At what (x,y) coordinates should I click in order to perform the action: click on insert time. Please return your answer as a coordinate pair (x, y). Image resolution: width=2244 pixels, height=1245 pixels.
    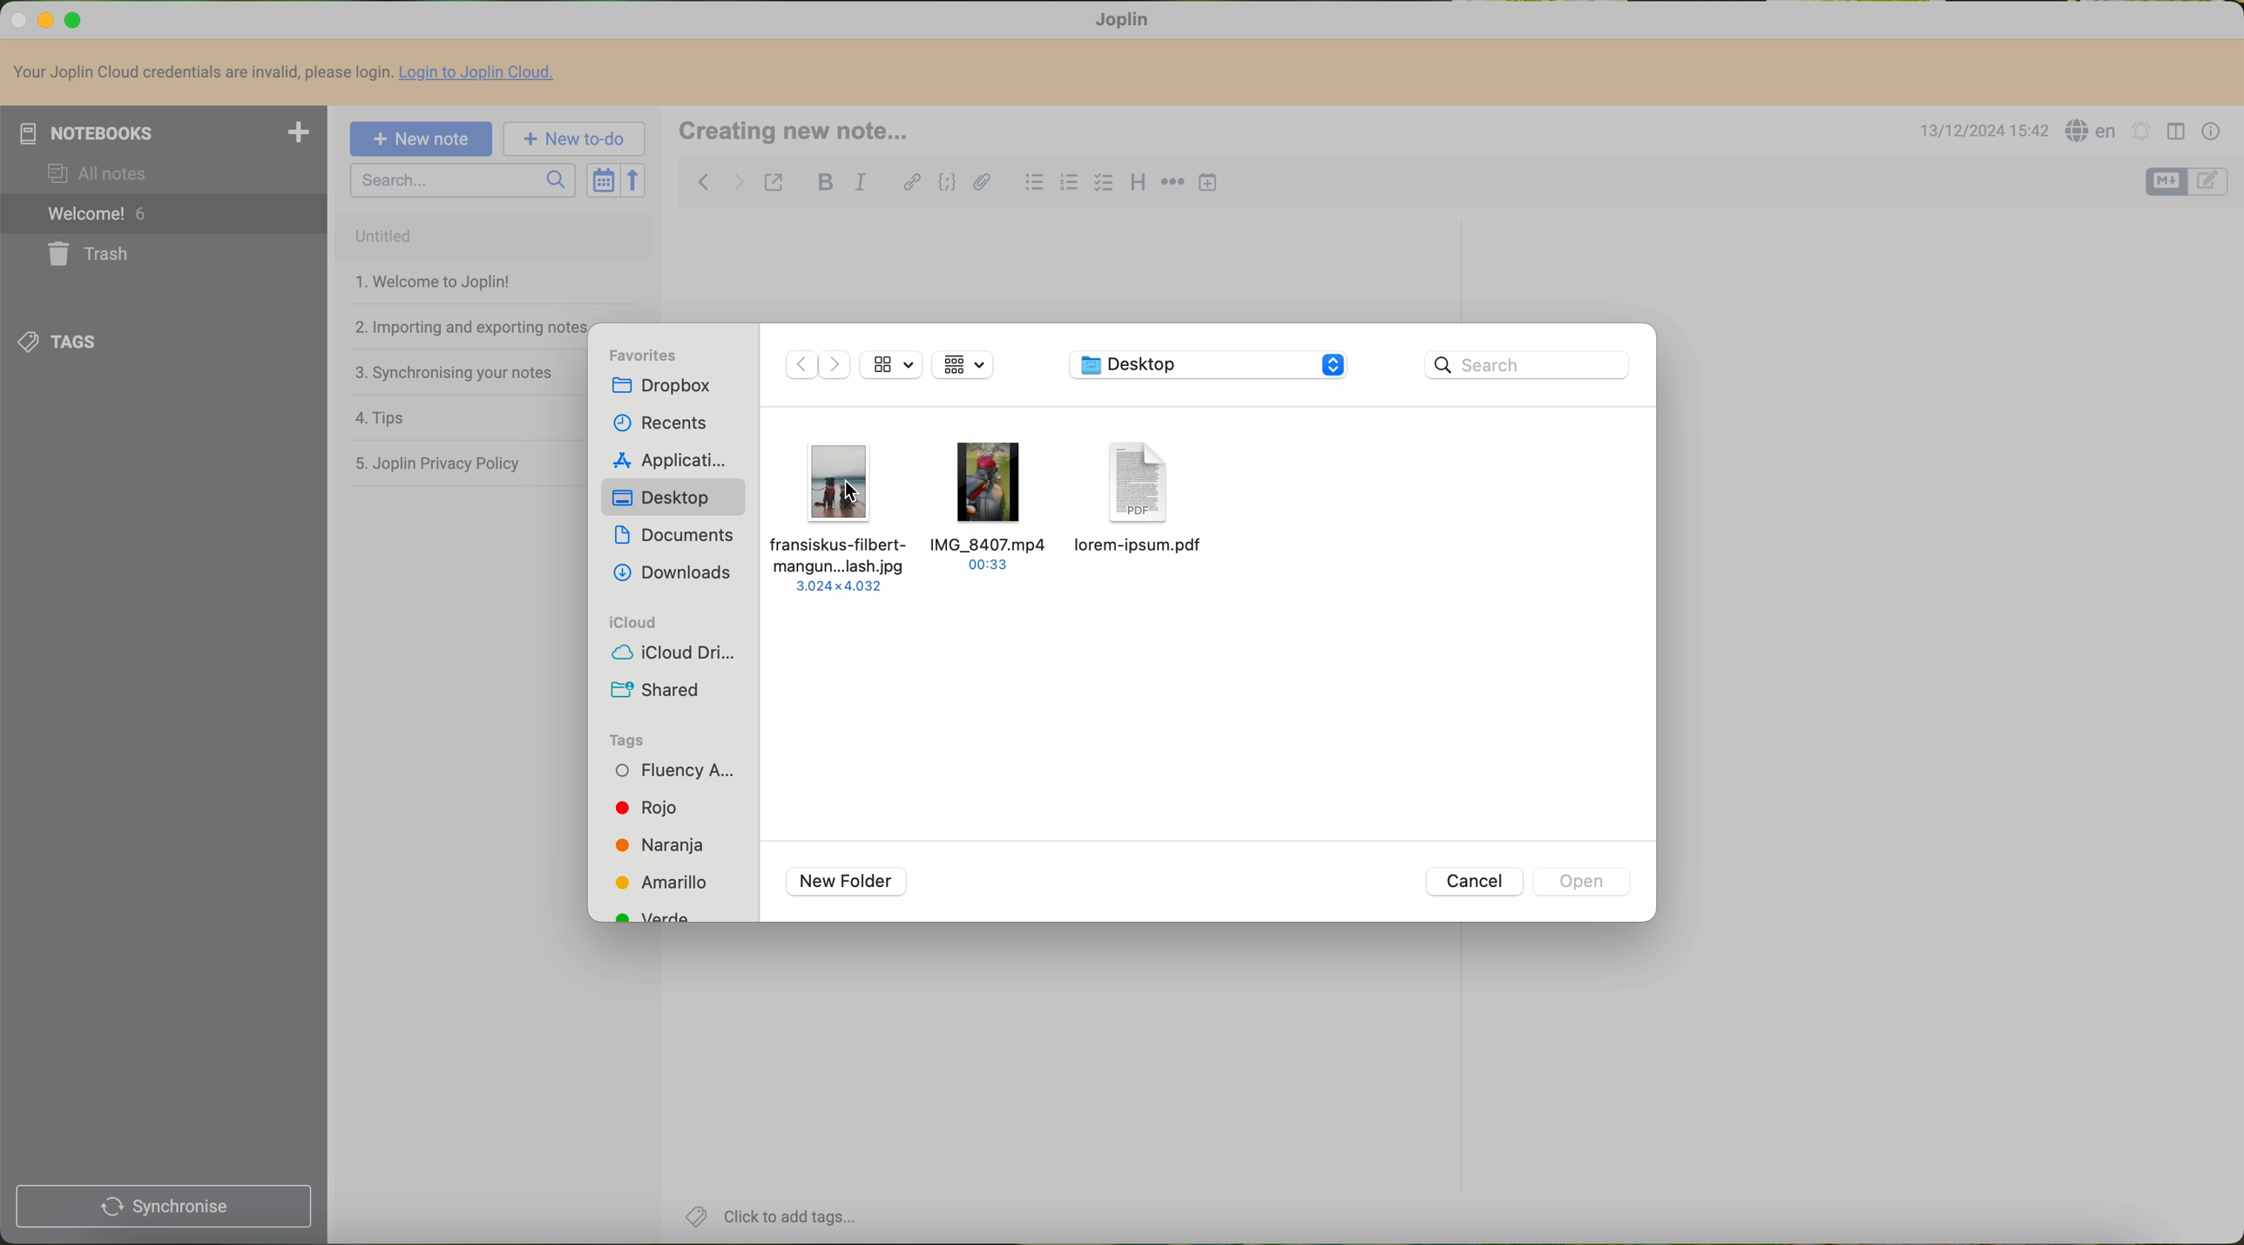
    Looking at the image, I should click on (1208, 185).